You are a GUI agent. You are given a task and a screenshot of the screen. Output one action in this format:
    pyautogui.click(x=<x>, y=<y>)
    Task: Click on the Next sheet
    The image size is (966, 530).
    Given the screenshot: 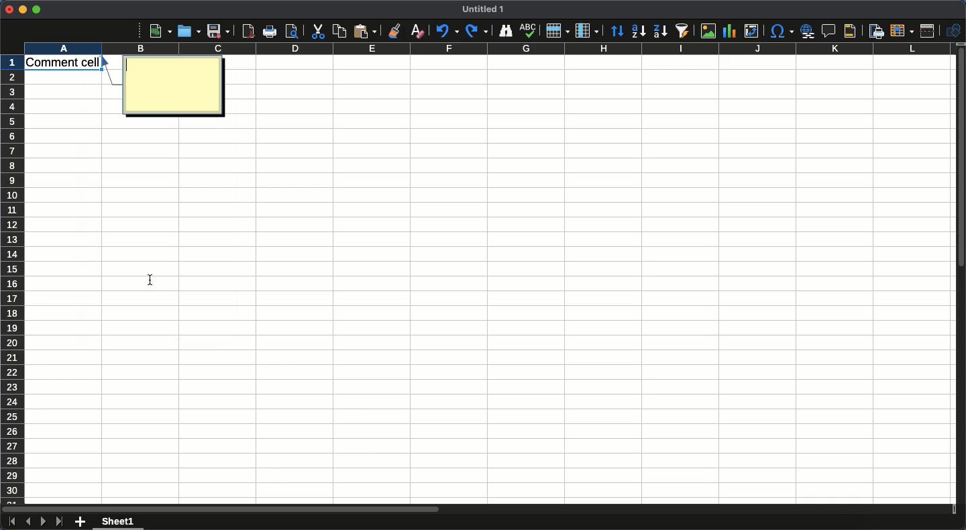 What is the action you would take?
    pyautogui.click(x=44, y=521)
    